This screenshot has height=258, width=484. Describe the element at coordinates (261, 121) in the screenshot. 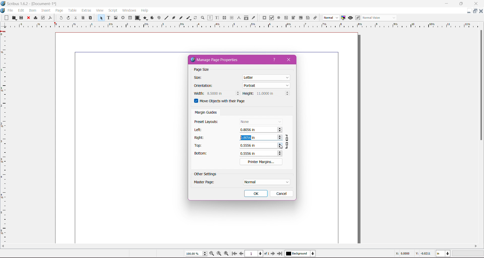

I see `Set Preset Layouts` at that location.